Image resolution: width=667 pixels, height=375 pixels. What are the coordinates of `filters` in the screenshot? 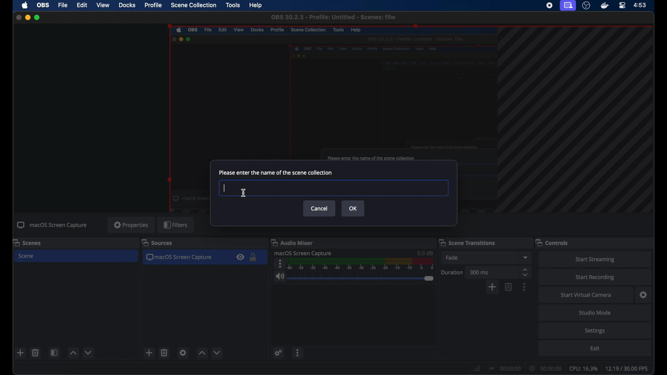 It's located at (176, 225).